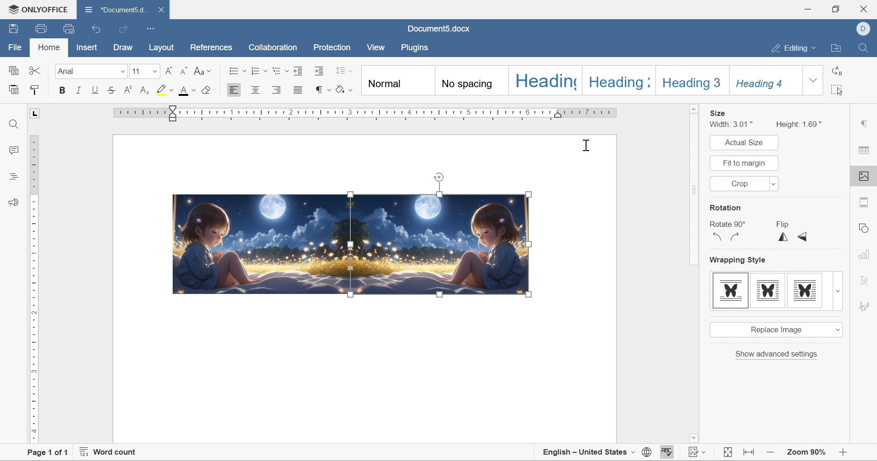 The height and width of the screenshot is (461, 877). What do you see at coordinates (16, 47) in the screenshot?
I see `file` at bounding box center [16, 47].